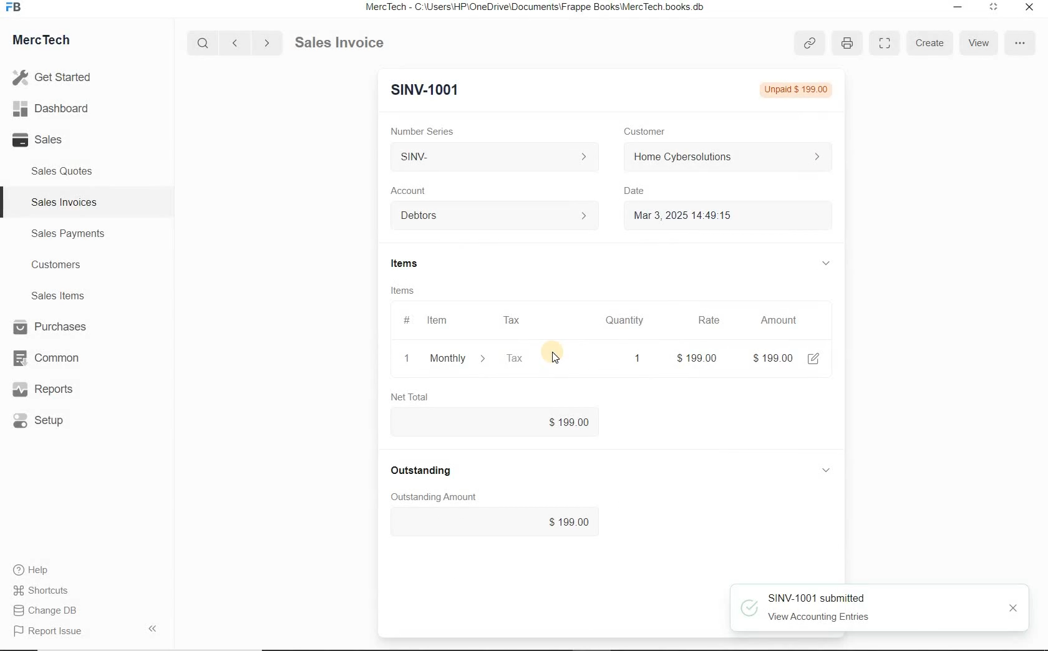 The width and height of the screenshot is (1048, 651). Describe the element at coordinates (411, 191) in the screenshot. I see `Account` at that location.